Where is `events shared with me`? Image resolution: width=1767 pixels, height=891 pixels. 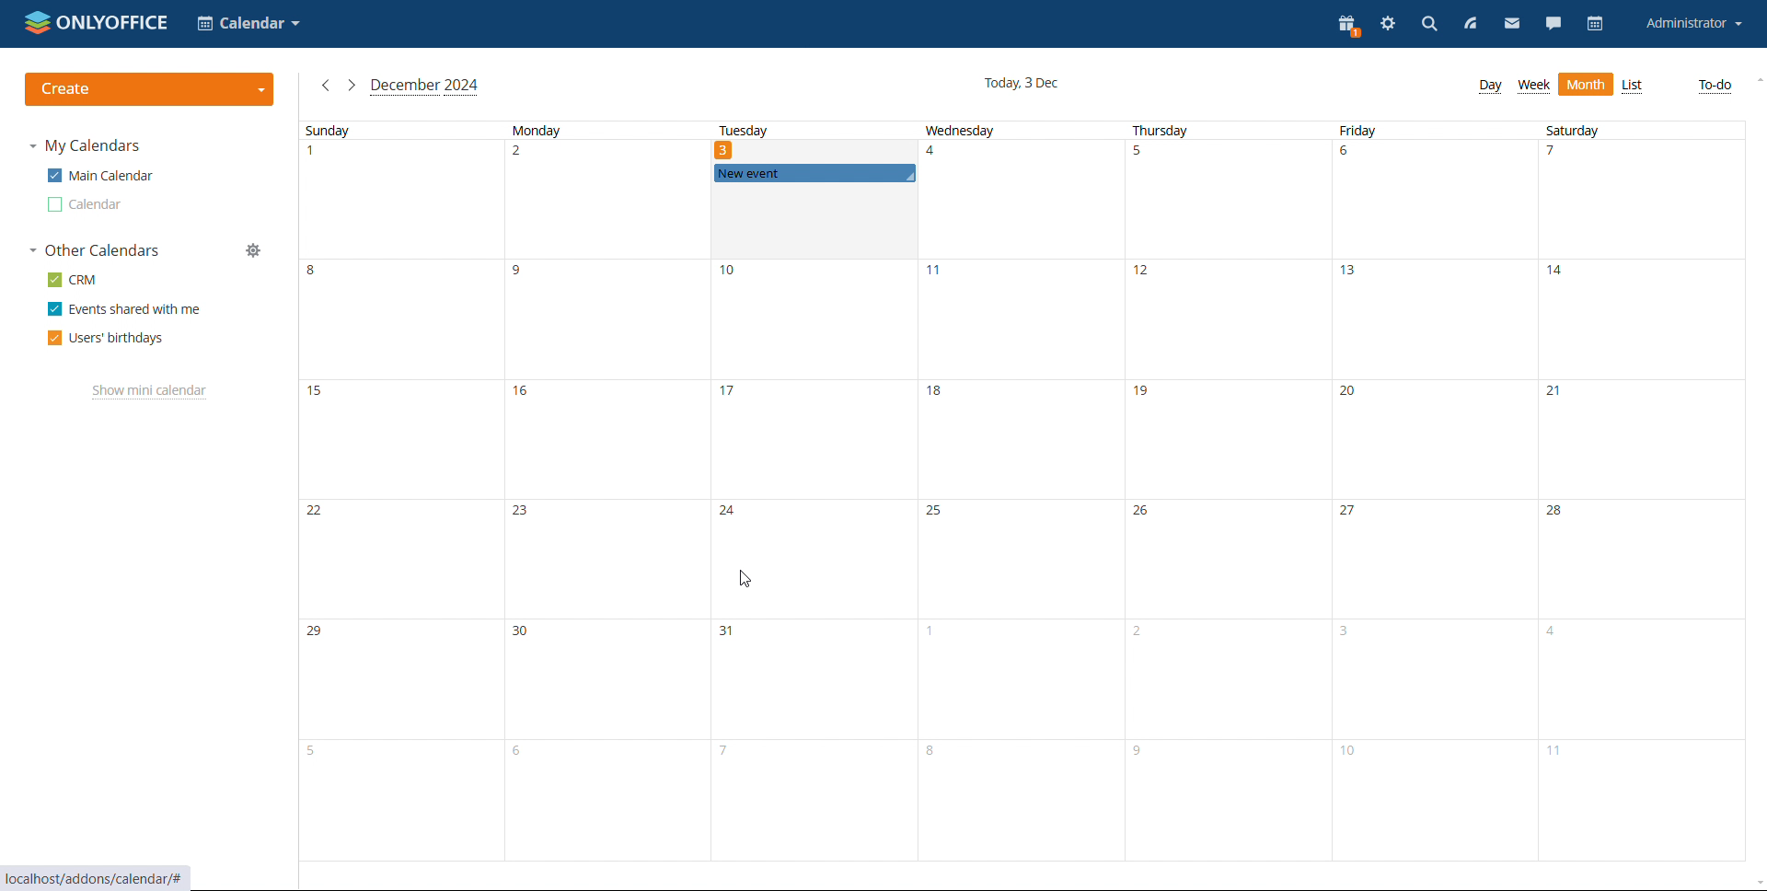 events shared with me is located at coordinates (125, 309).